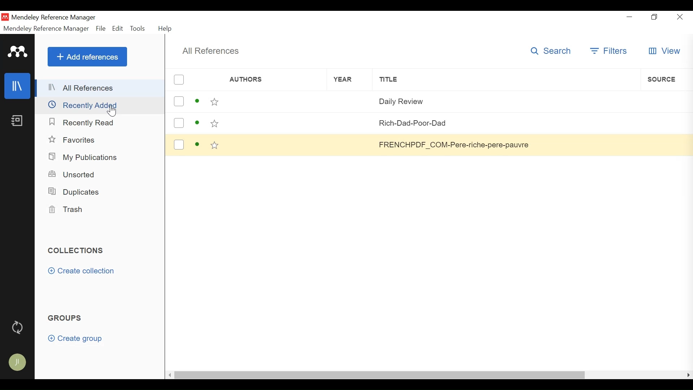 The width and height of the screenshot is (693, 390). I want to click on (un)select , so click(179, 123).